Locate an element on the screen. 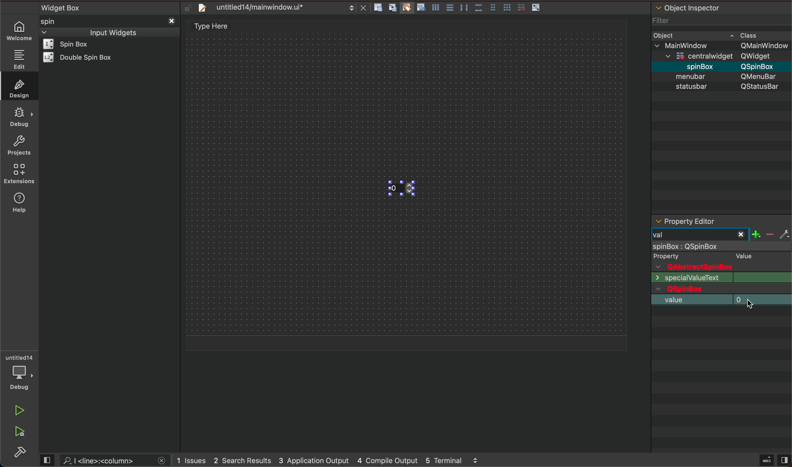  object is located at coordinates (666, 35).